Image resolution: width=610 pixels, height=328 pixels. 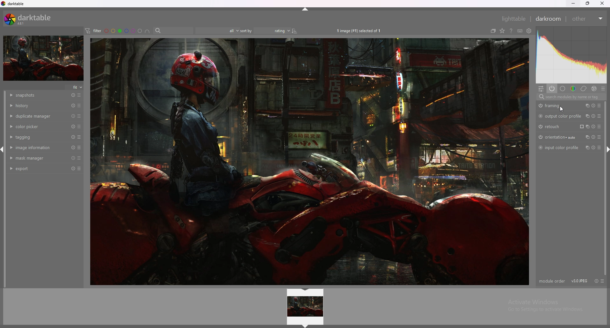 What do you see at coordinates (38, 147) in the screenshot?
I see `image information` at bounding box center [38, 147].